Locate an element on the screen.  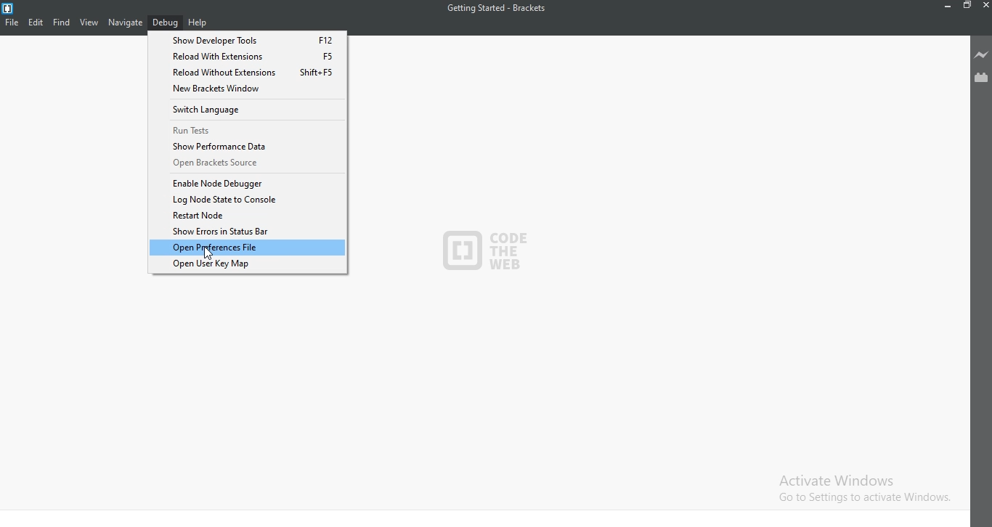
reload with extensions is located at coordinates (248, 55).